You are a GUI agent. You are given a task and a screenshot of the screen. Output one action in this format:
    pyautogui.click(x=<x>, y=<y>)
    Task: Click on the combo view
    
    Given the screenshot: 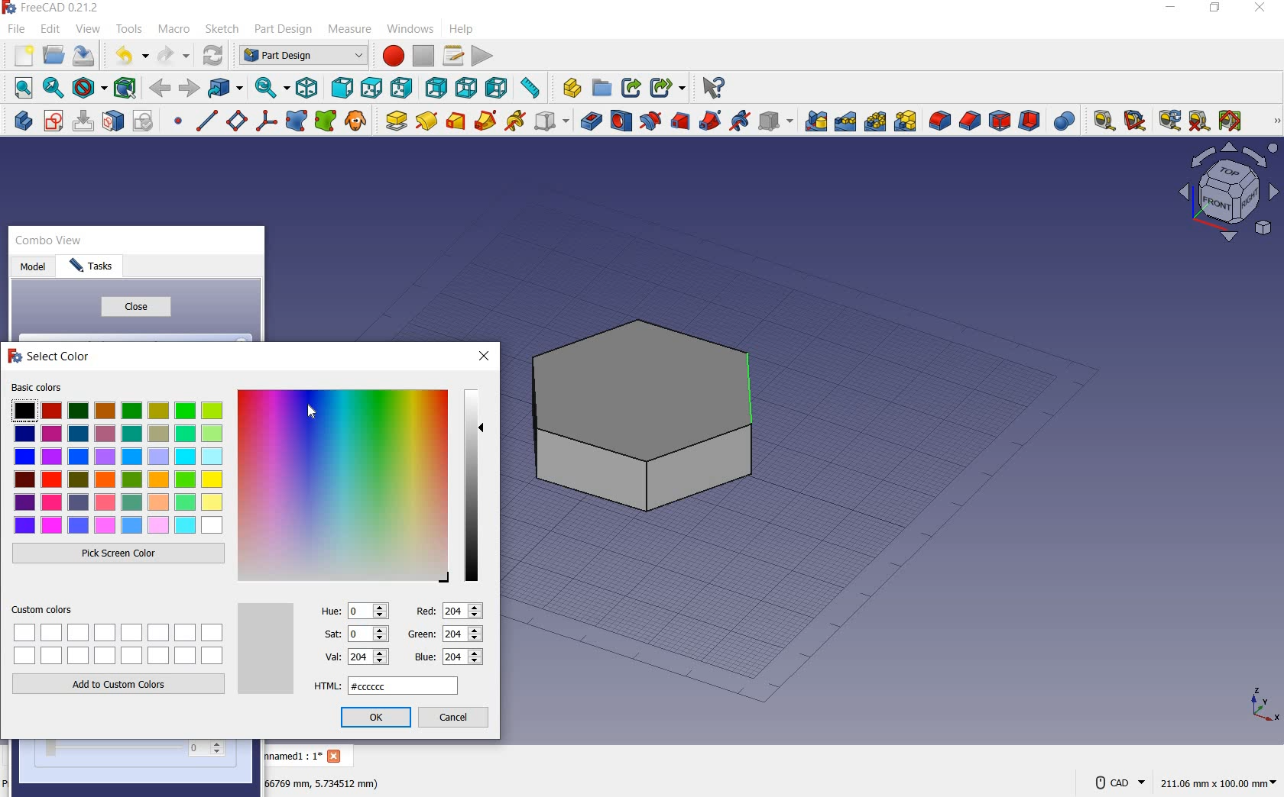 What is the action you would take?
    pyautogui.click(x=50, y=243)
    